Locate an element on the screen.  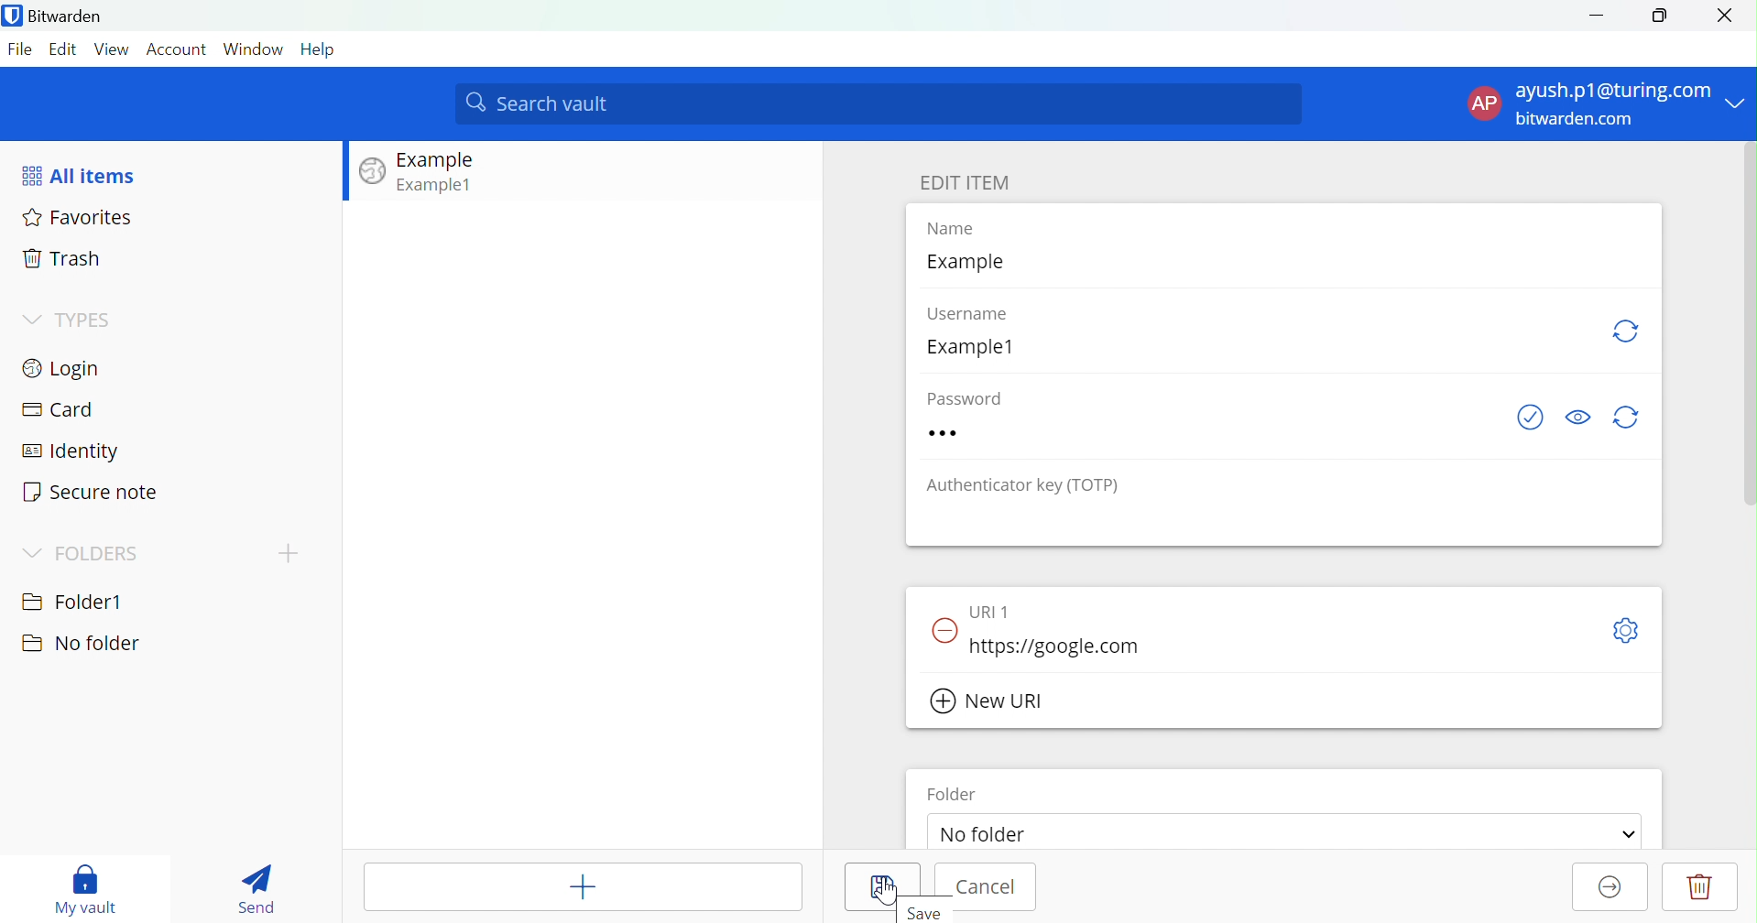
File is located at coordinates (23, 49).